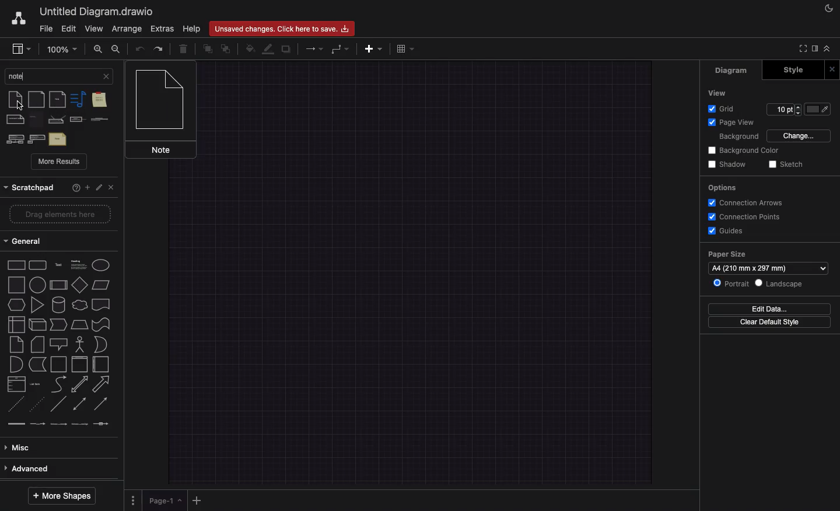  Describe the element at coordinates (15, 345) in the screenshot. I see `note` at that location.